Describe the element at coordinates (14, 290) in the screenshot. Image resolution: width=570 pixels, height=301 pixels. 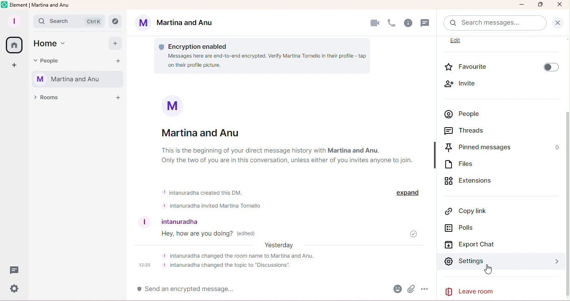
I see `Quick settings` at that location.